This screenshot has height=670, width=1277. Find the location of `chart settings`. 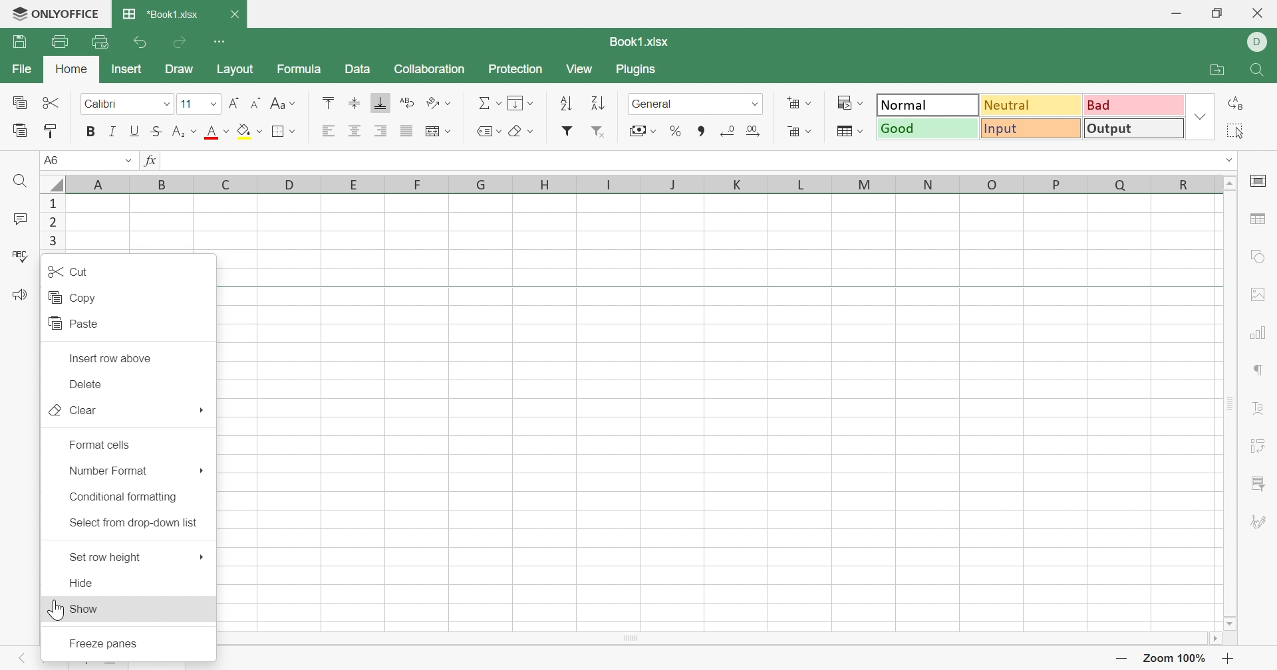

chart settings is located at coordinates (1258, 335).